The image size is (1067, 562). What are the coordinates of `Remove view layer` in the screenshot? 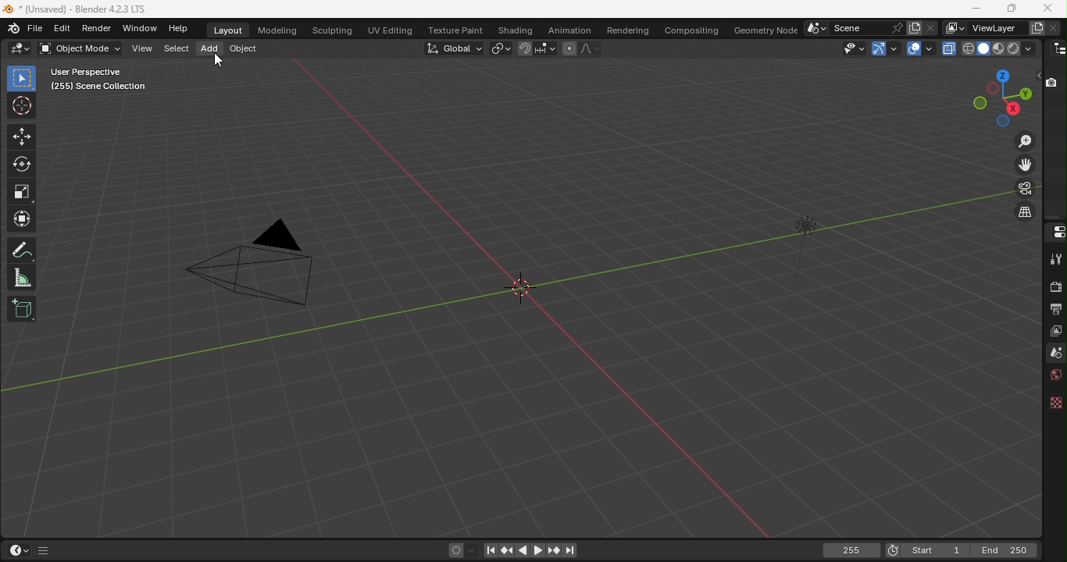 It's located at (1053, 27).